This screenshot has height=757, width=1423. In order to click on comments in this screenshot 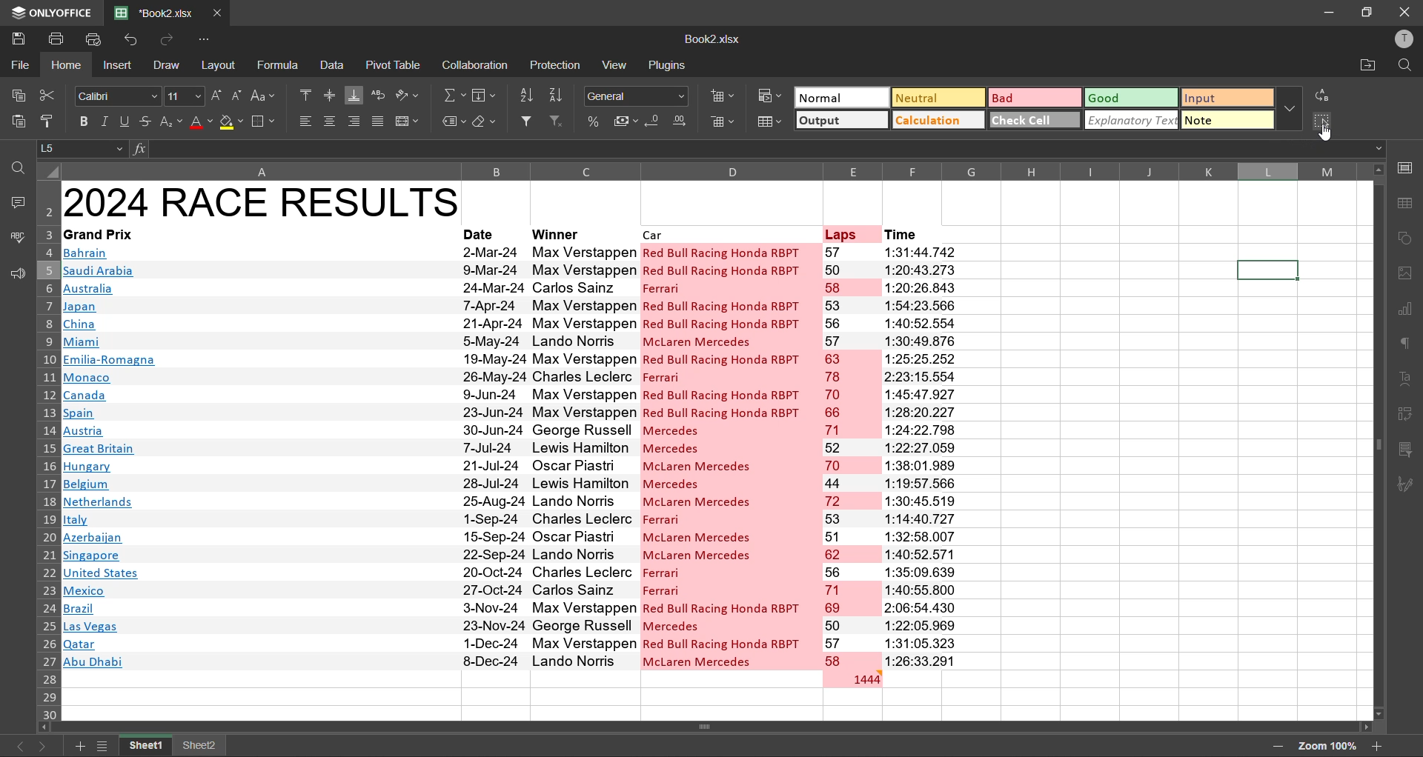, I will do `click(21, 204)`.